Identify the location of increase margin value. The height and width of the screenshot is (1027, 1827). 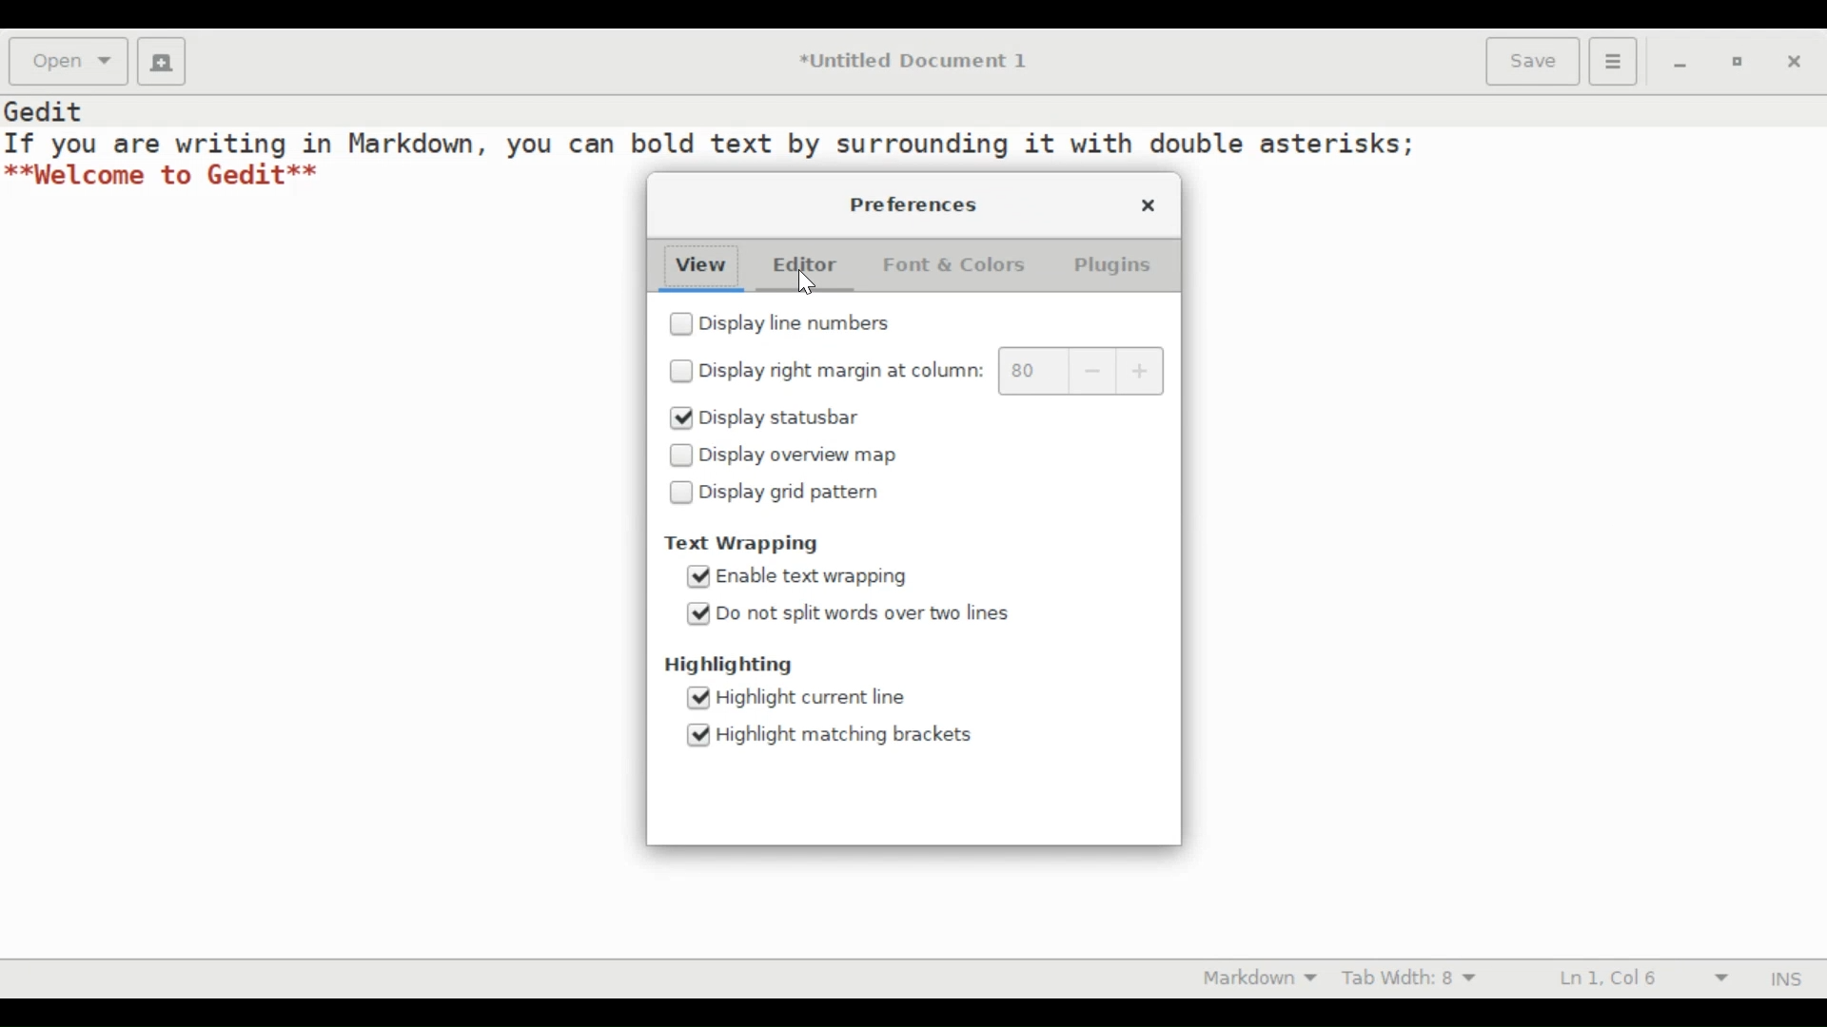
(1141, 372).